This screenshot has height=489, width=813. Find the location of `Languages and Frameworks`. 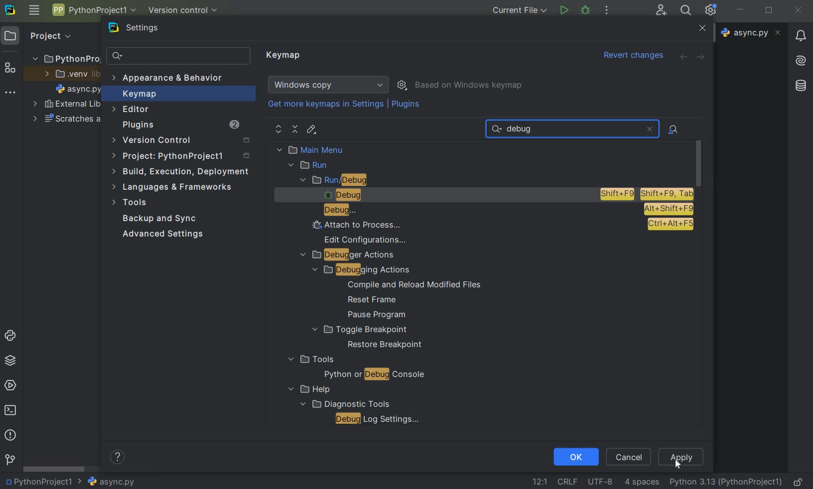

Languages and Frameworks is located at coordinates (175, 187).